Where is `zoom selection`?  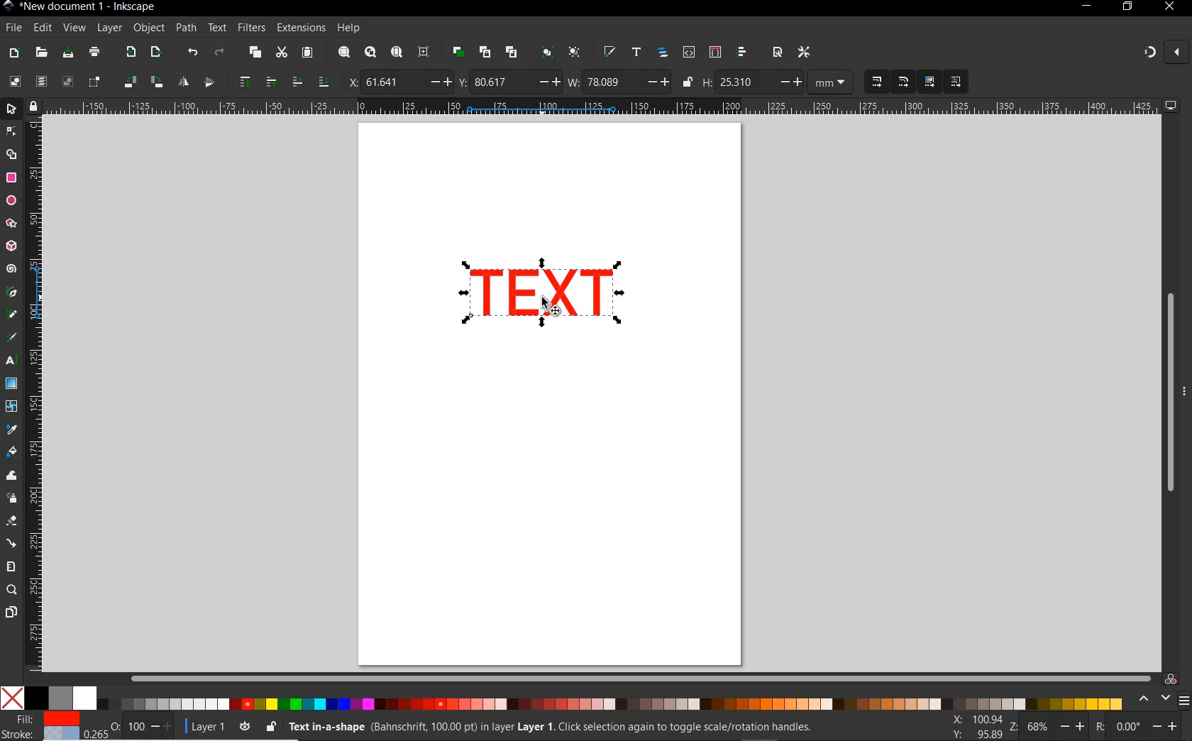 zoom selection is located at coordinates (343, 53).